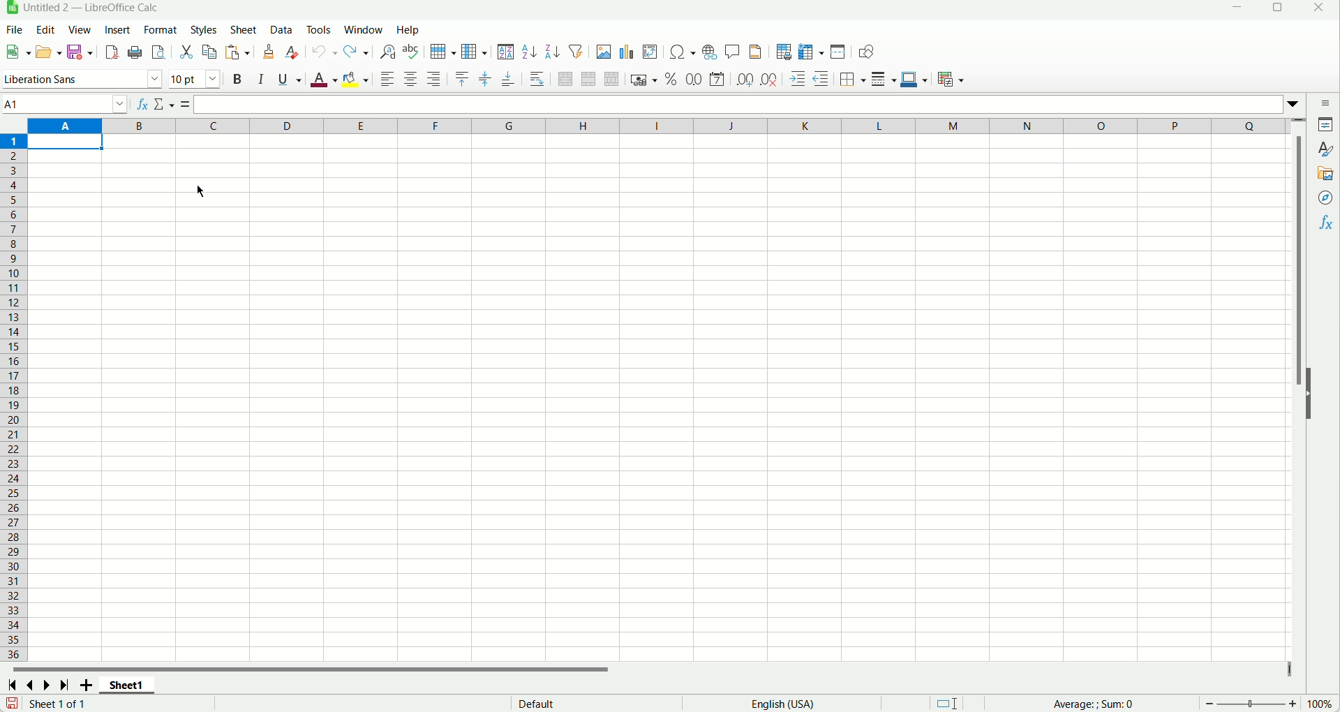  What do you see at coordinates (112, 52) in the screenshot?
I see `Export as pdf` at bounding box center [112, 52].